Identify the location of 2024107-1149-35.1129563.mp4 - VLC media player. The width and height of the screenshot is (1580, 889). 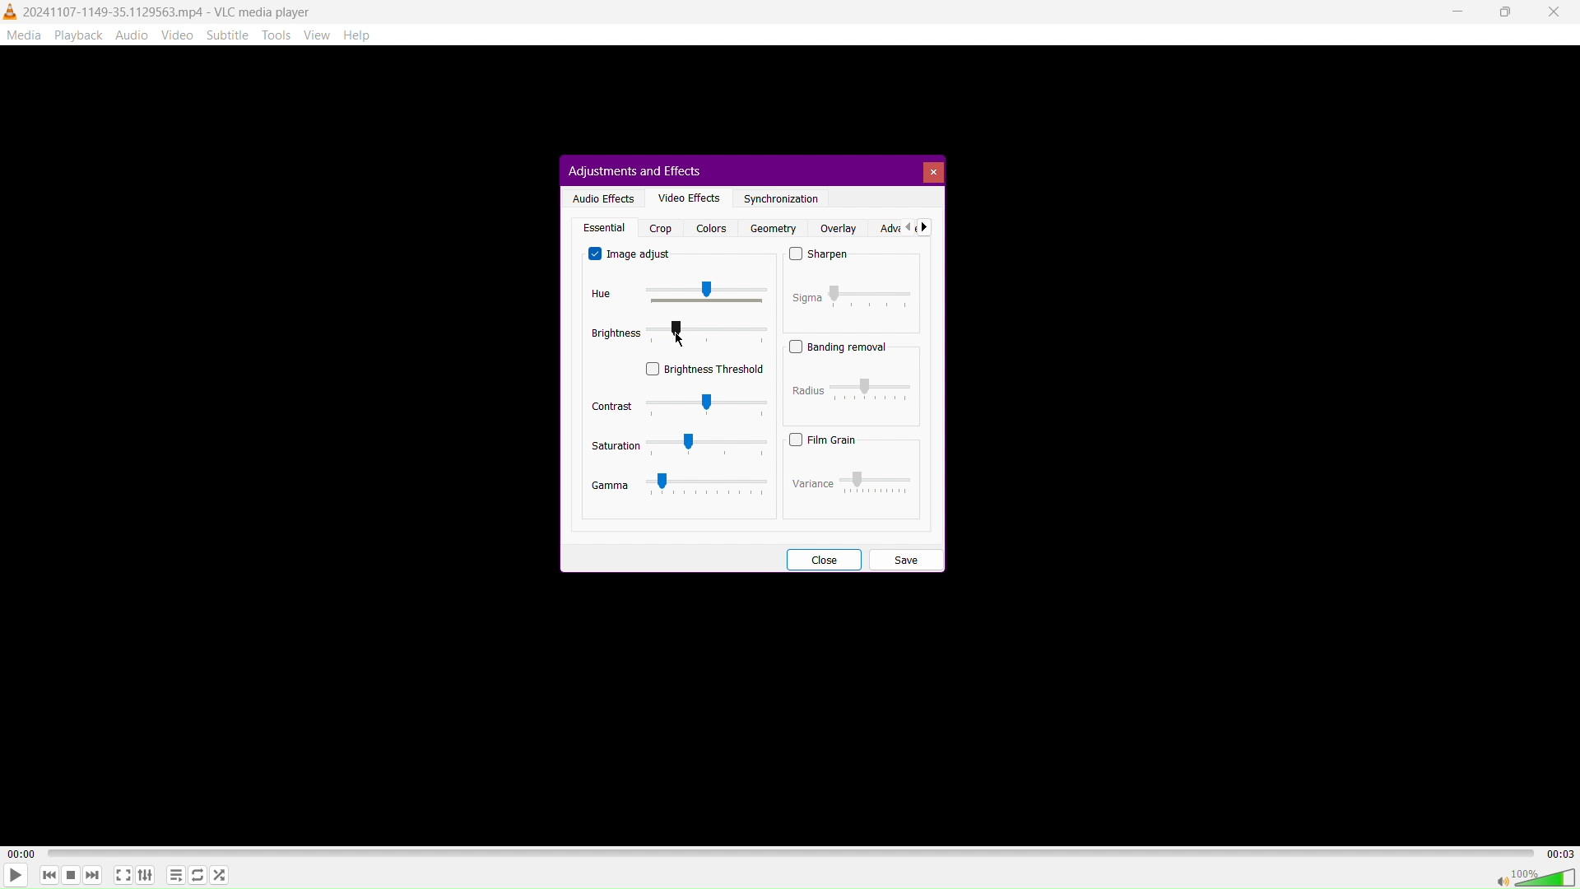
(158, 10).